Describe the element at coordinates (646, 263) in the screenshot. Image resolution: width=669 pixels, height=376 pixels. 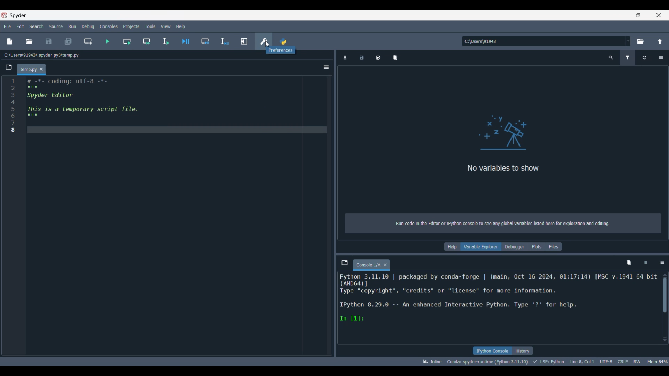
I see `Interrupt kernel` at that location.